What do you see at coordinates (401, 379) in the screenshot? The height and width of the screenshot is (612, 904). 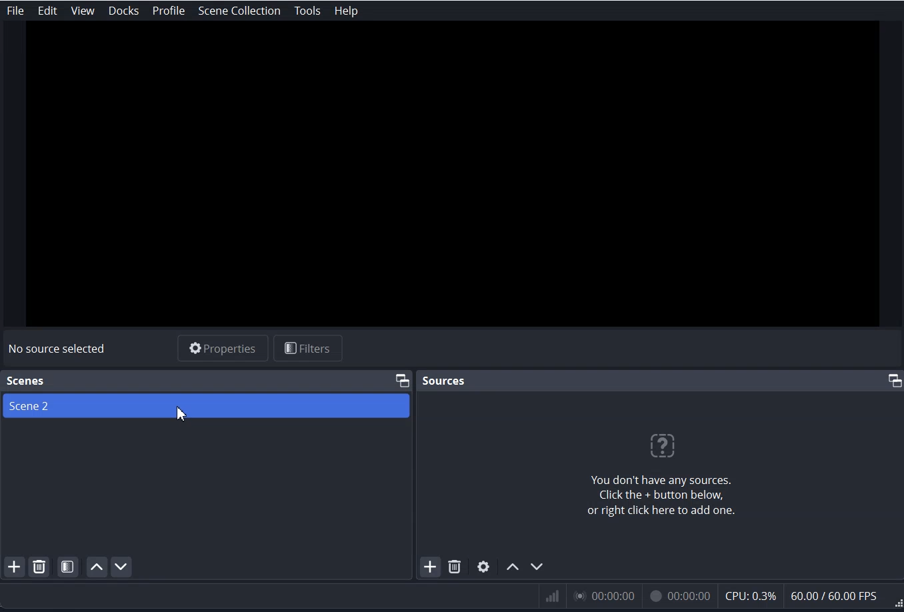 I see `Maximize` at bounding box center [401, 379].